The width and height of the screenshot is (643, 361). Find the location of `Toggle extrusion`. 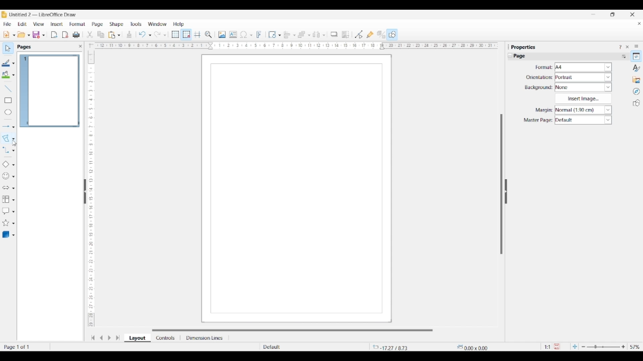

Toggle extrusion is located at coordinates (381, 35).